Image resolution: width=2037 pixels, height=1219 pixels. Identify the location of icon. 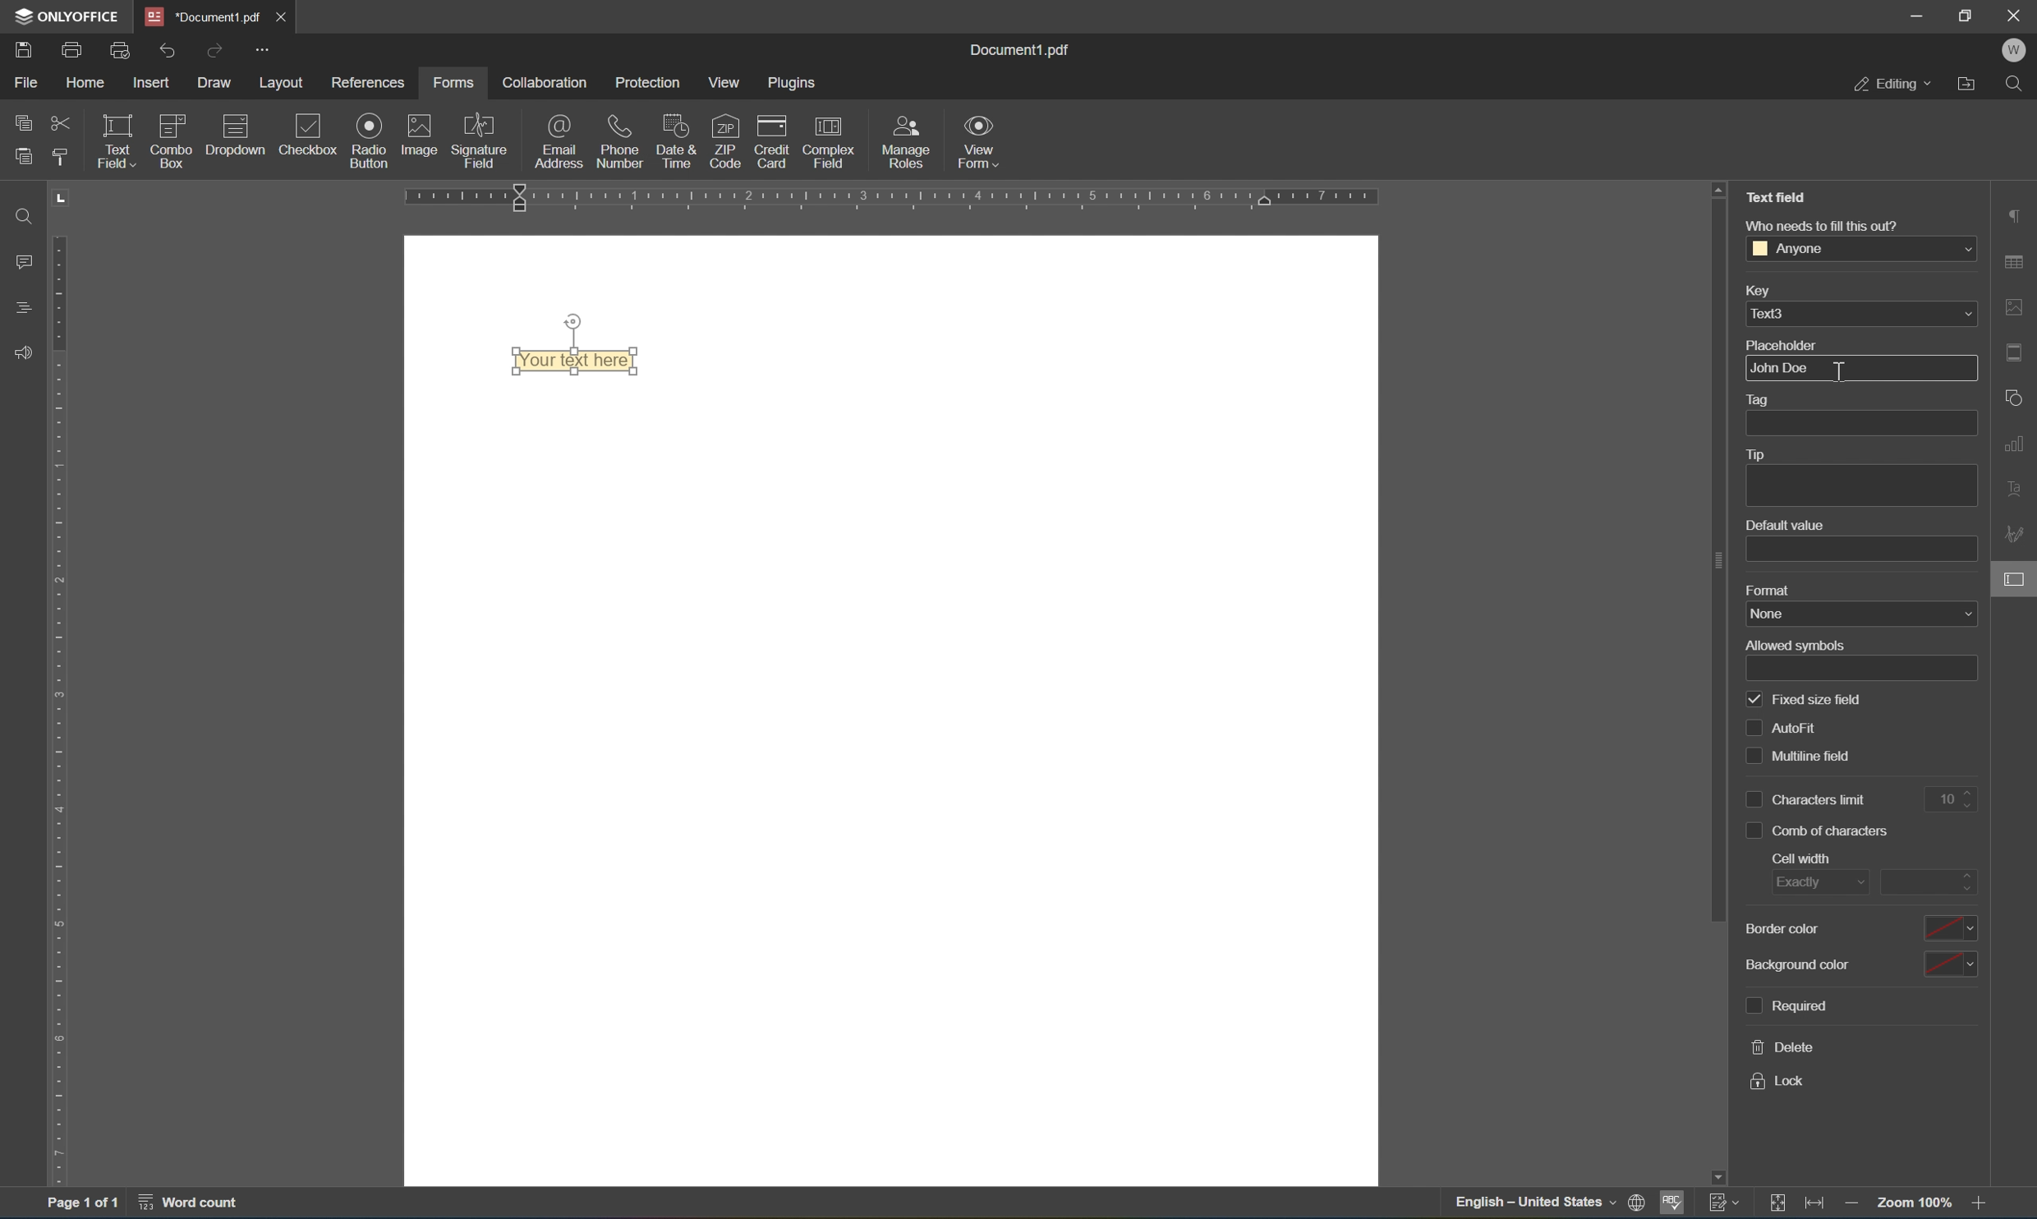
(175, 122).